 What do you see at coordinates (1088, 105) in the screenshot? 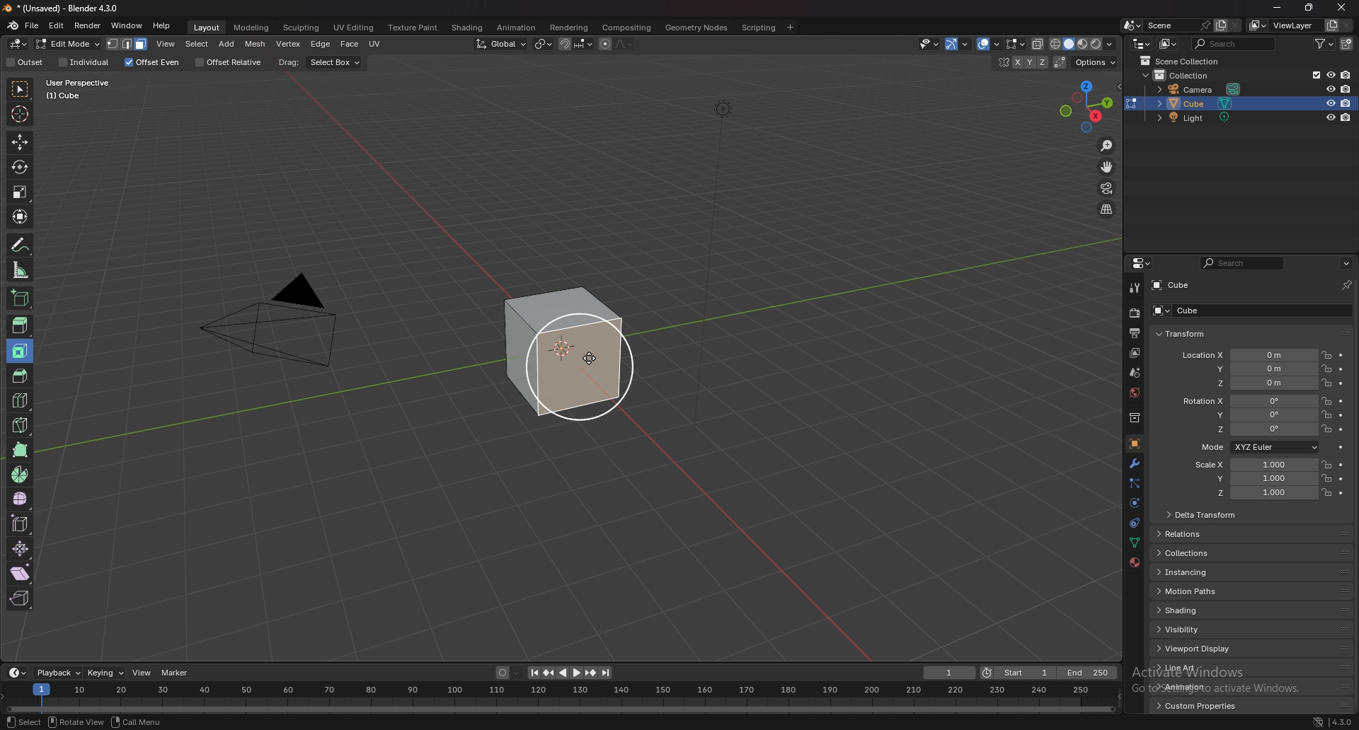
I see `use a preset viewpoint` at bounding box center [1088, 105].